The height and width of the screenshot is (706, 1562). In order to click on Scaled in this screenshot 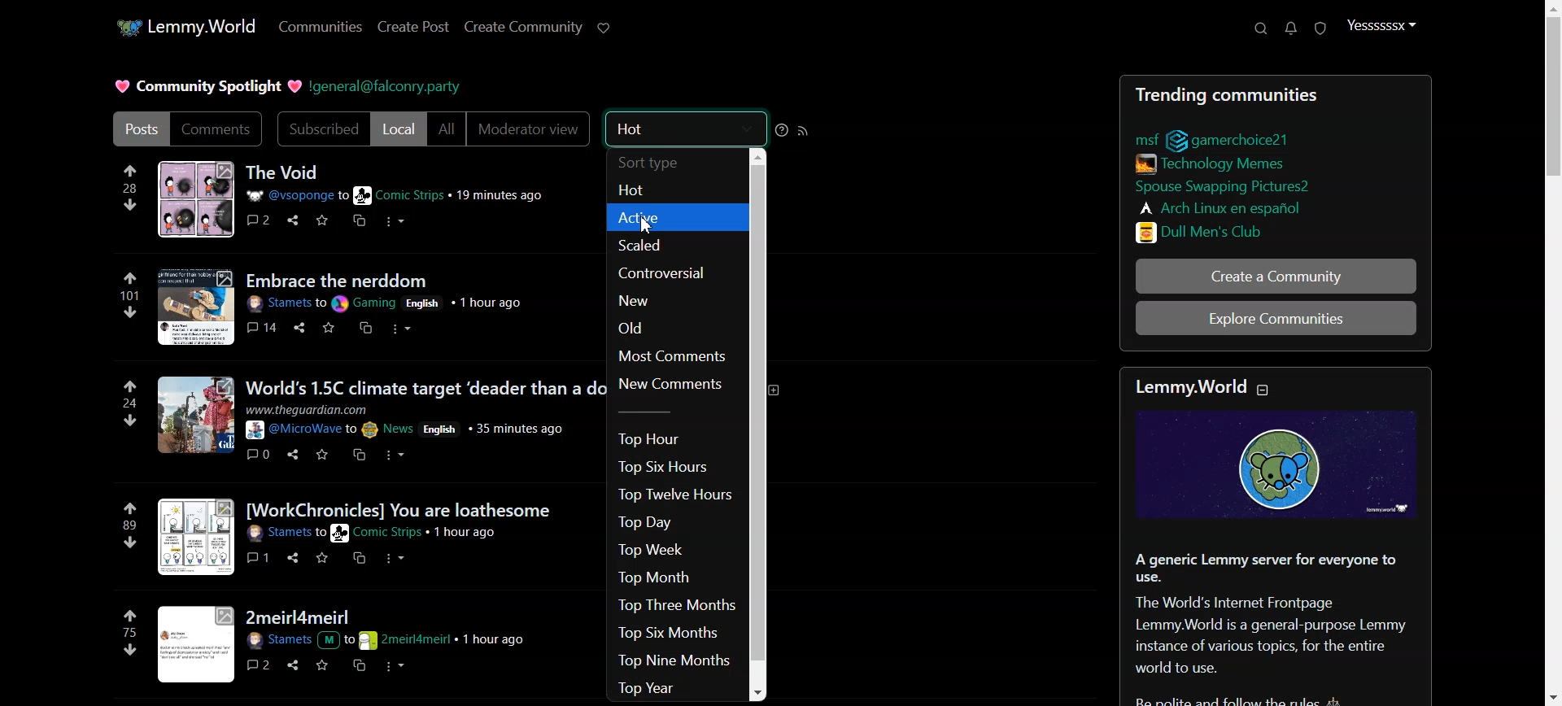, I will do `click(674, 245)`.